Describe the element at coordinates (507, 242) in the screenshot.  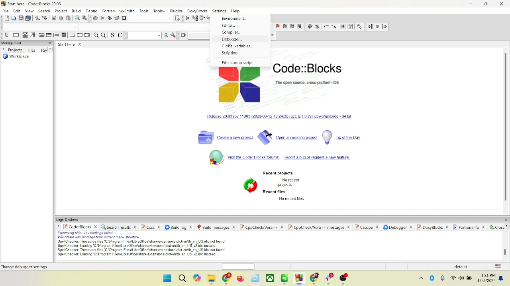
I see `vertical scroll bar` at that location.